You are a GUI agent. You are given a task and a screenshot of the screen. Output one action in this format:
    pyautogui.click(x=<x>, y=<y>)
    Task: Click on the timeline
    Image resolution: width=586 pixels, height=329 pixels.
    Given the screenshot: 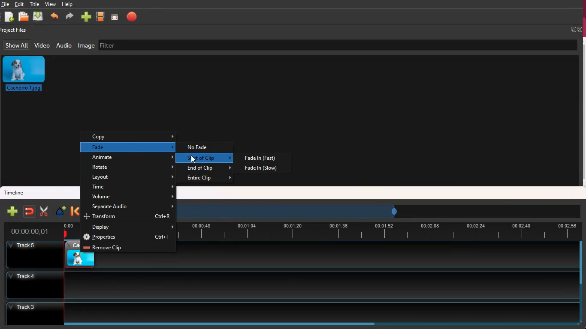 What is the action you would take?
    pyautogui.click(x=15, y=192)
    